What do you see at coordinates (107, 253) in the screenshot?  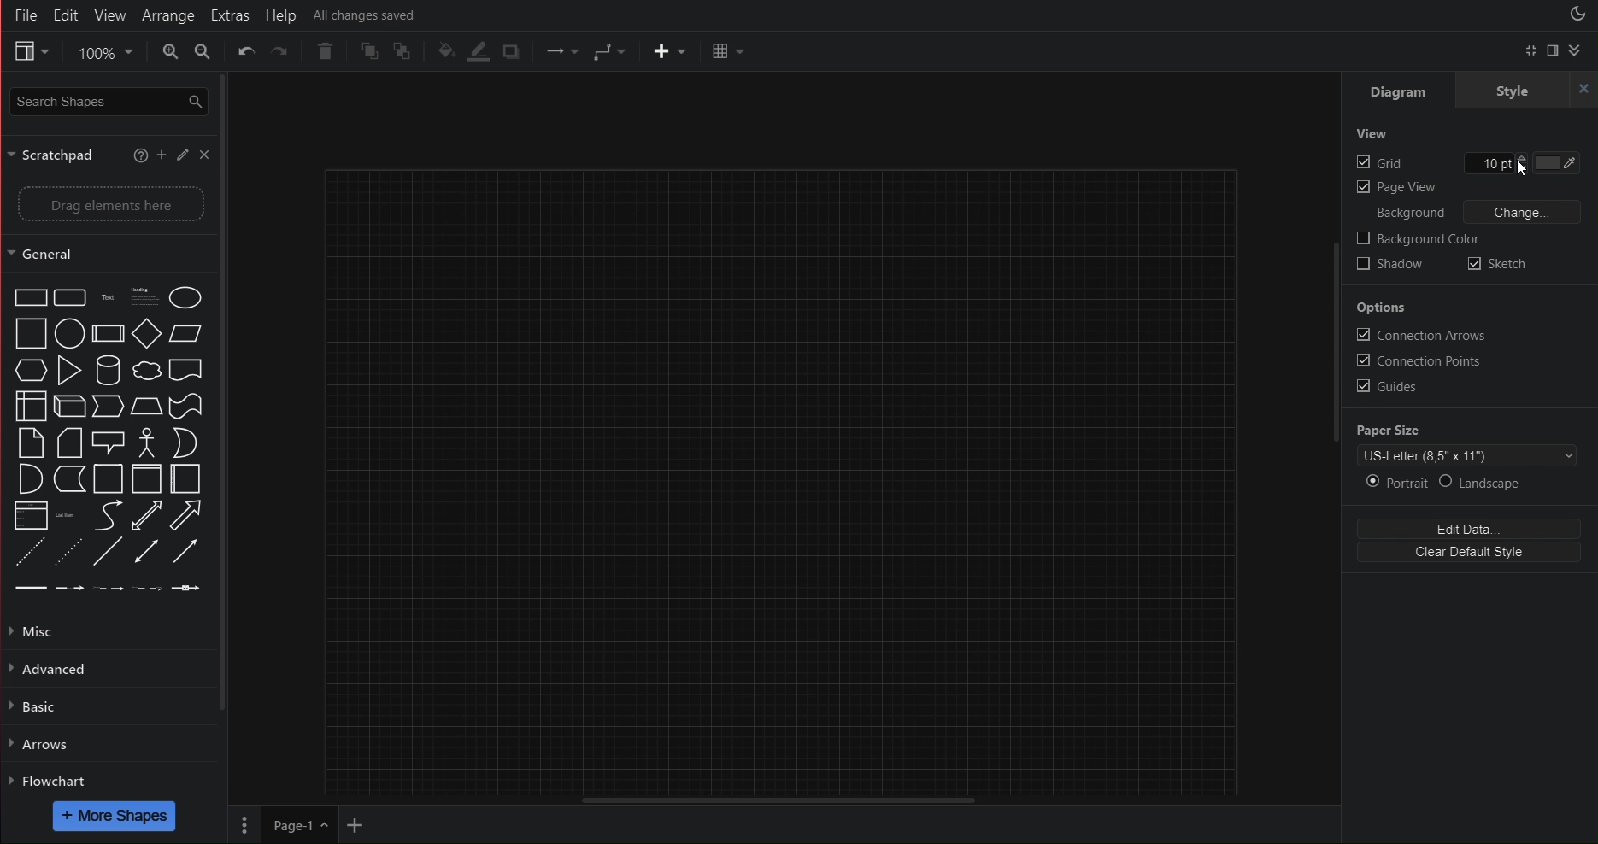 I see `General` at bounding box center [107, 253].